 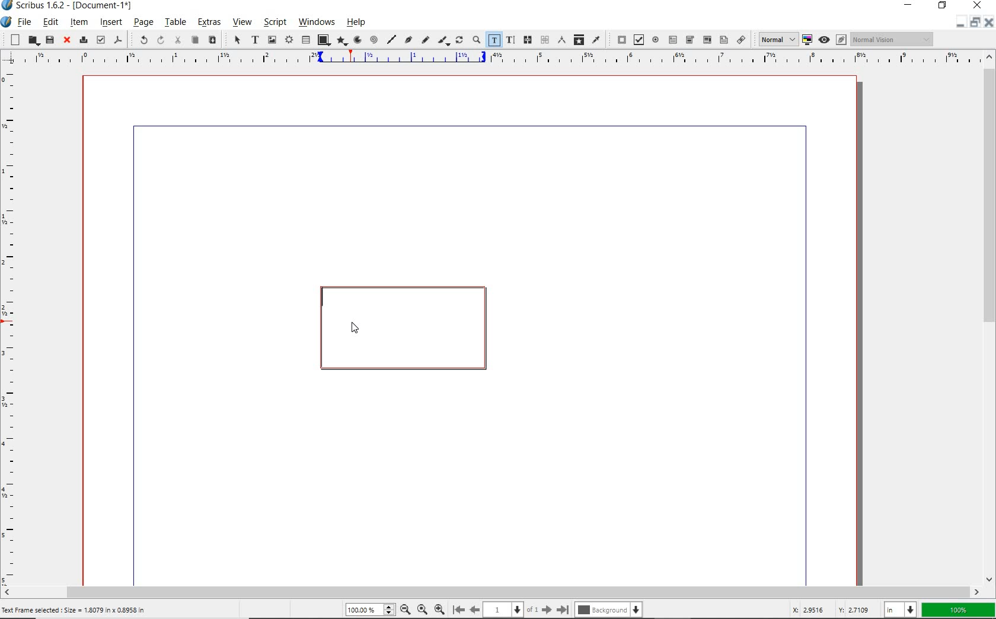 What do you see at coordinates (673, 40) in the screenshot?
I see `pdf text field` at bounding box center [673, 40].